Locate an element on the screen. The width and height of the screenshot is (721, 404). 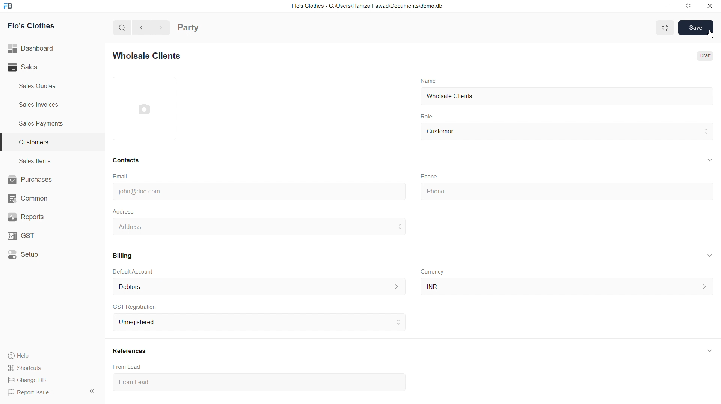
Default Account is located at coordinates (135, 271).